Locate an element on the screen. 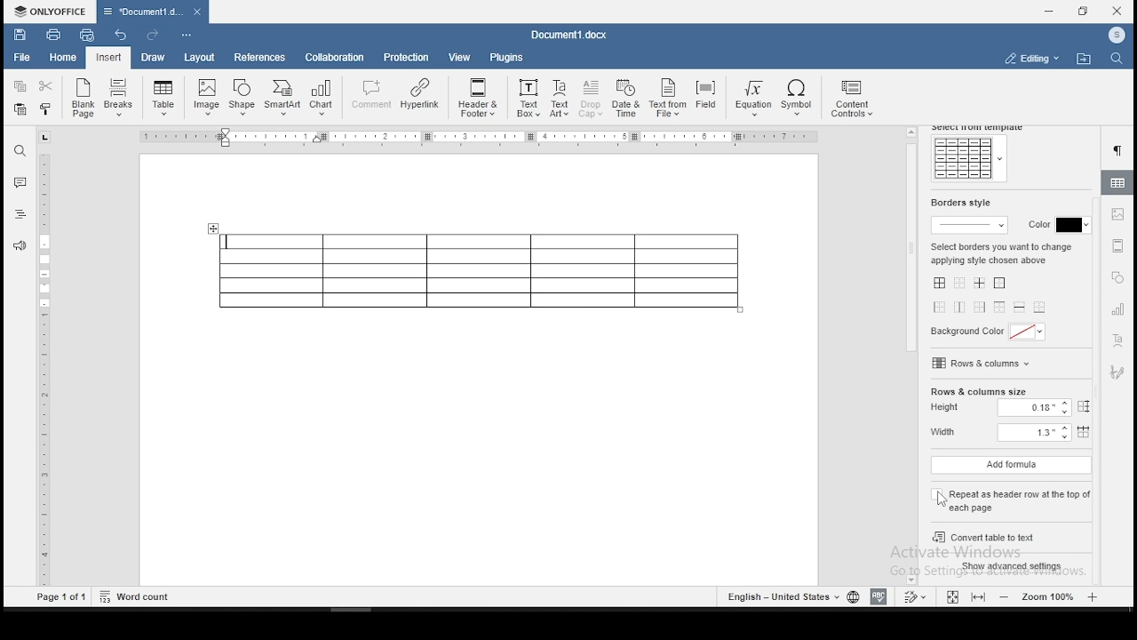  convert table text is located at coordinates (1008, 534).